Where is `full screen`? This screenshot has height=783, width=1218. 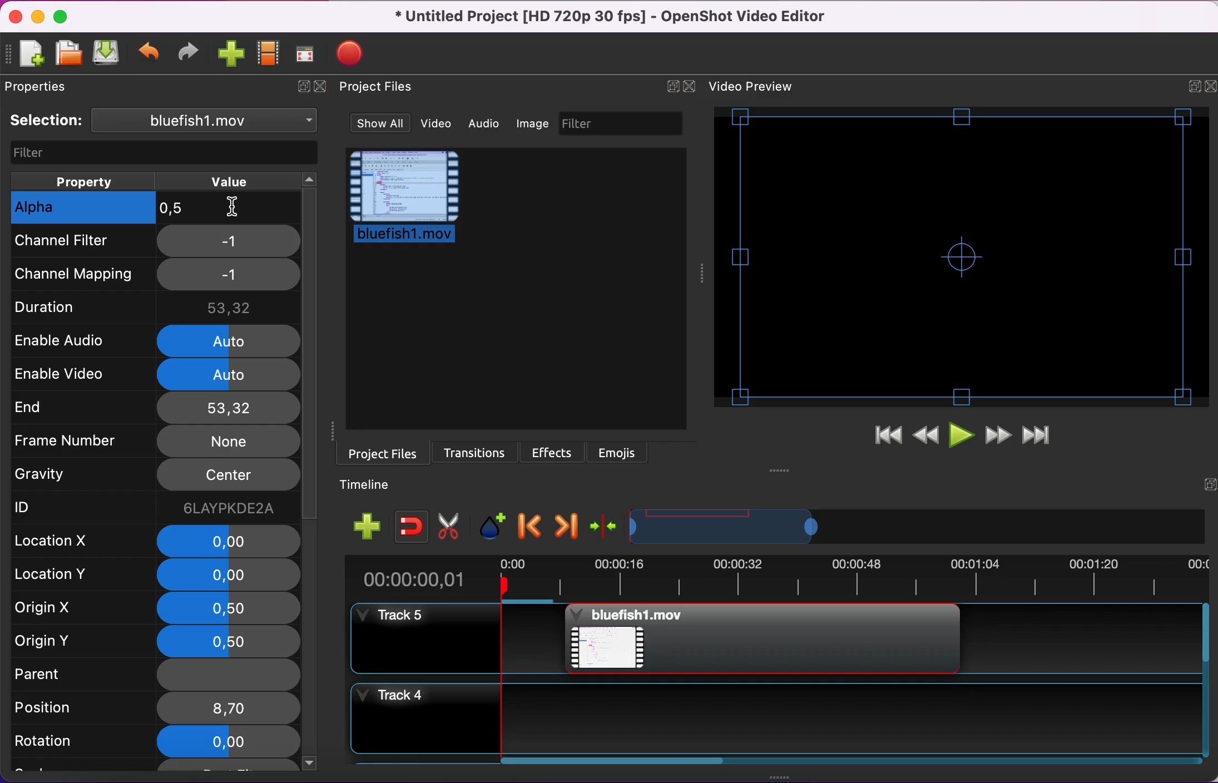 full screen is located at coordinates (307, 50).